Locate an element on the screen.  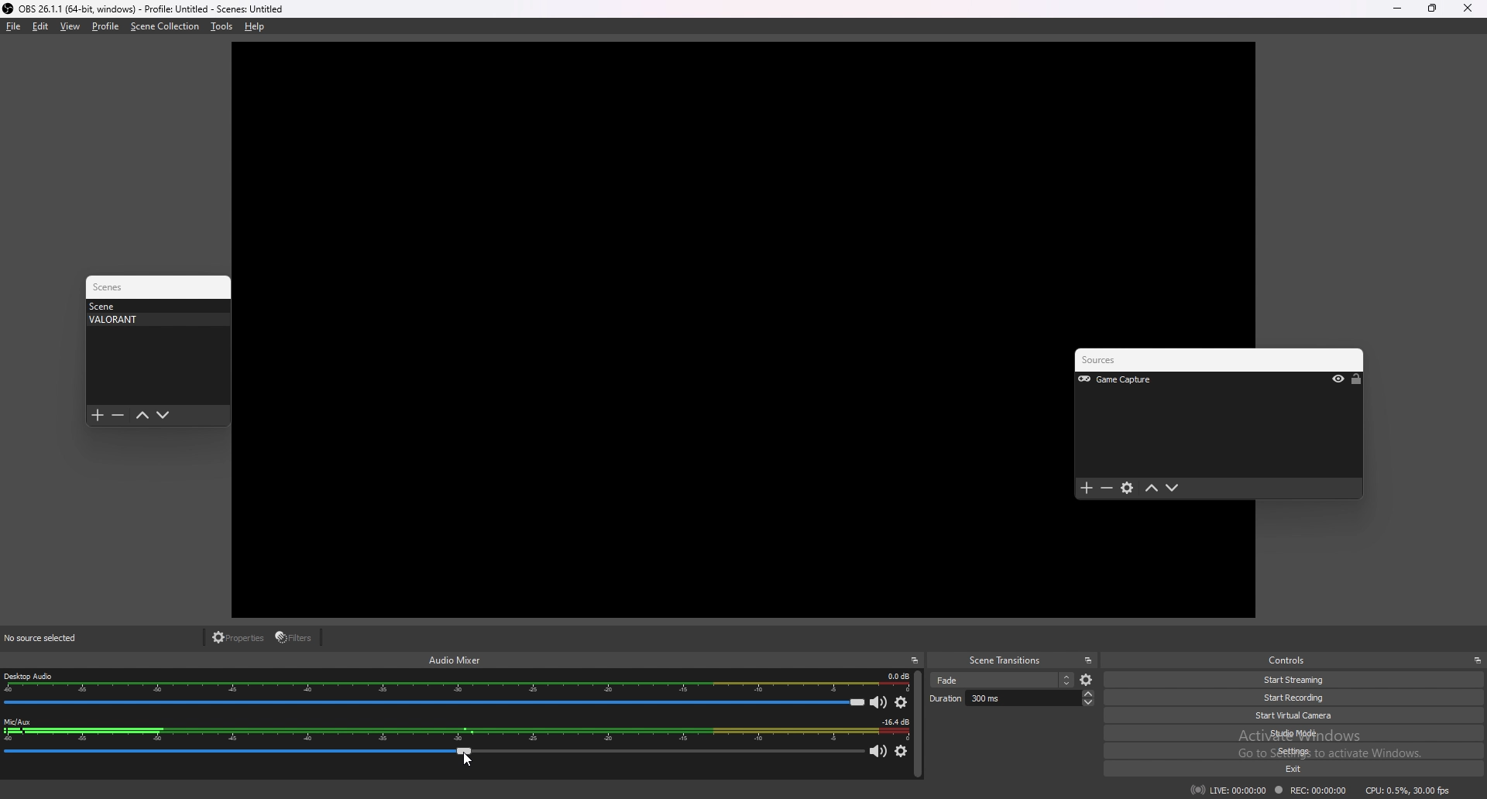
pop out is located at coordinates (1477, 660).